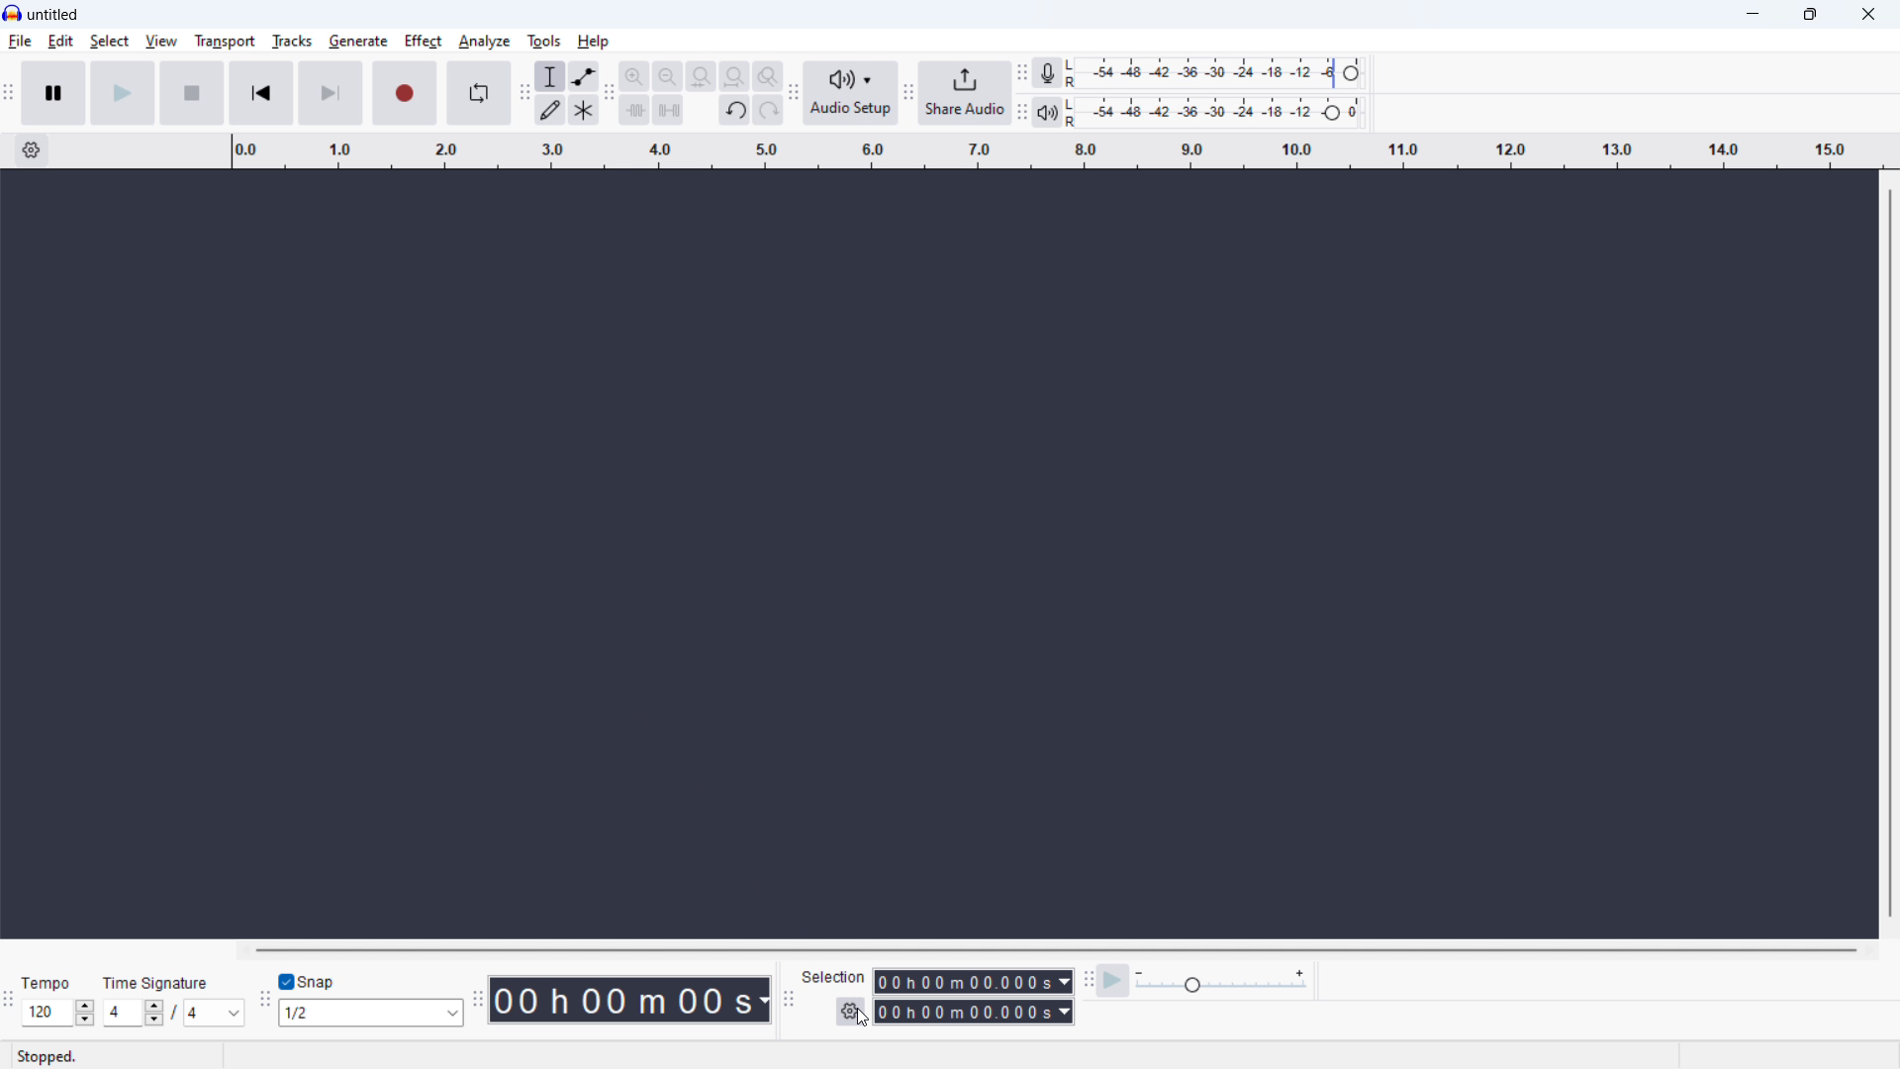  I want to click on tools, so click(544, 42).